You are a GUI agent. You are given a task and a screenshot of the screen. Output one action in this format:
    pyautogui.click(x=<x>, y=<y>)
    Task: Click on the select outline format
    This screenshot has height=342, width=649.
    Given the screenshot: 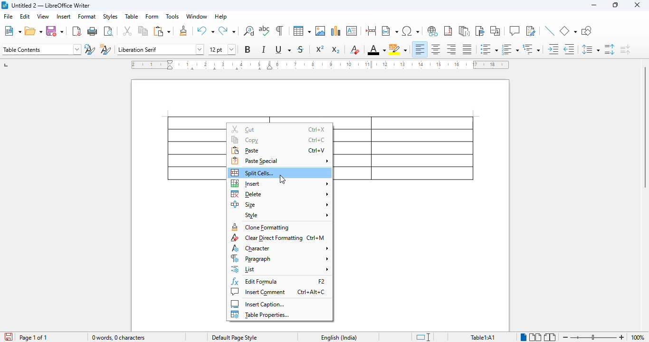 What is the action you would take?
    pyautogui.click(x=532, y=49)
    